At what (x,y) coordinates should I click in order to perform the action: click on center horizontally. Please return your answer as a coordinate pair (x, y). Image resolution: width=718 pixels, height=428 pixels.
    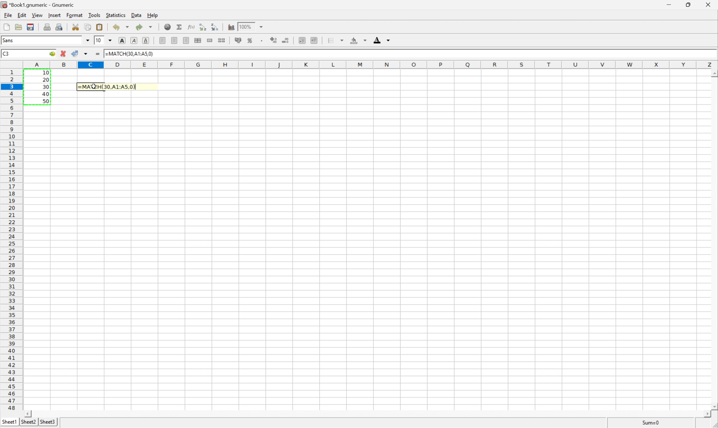
    Looking at the image, I should click on (174, 40).